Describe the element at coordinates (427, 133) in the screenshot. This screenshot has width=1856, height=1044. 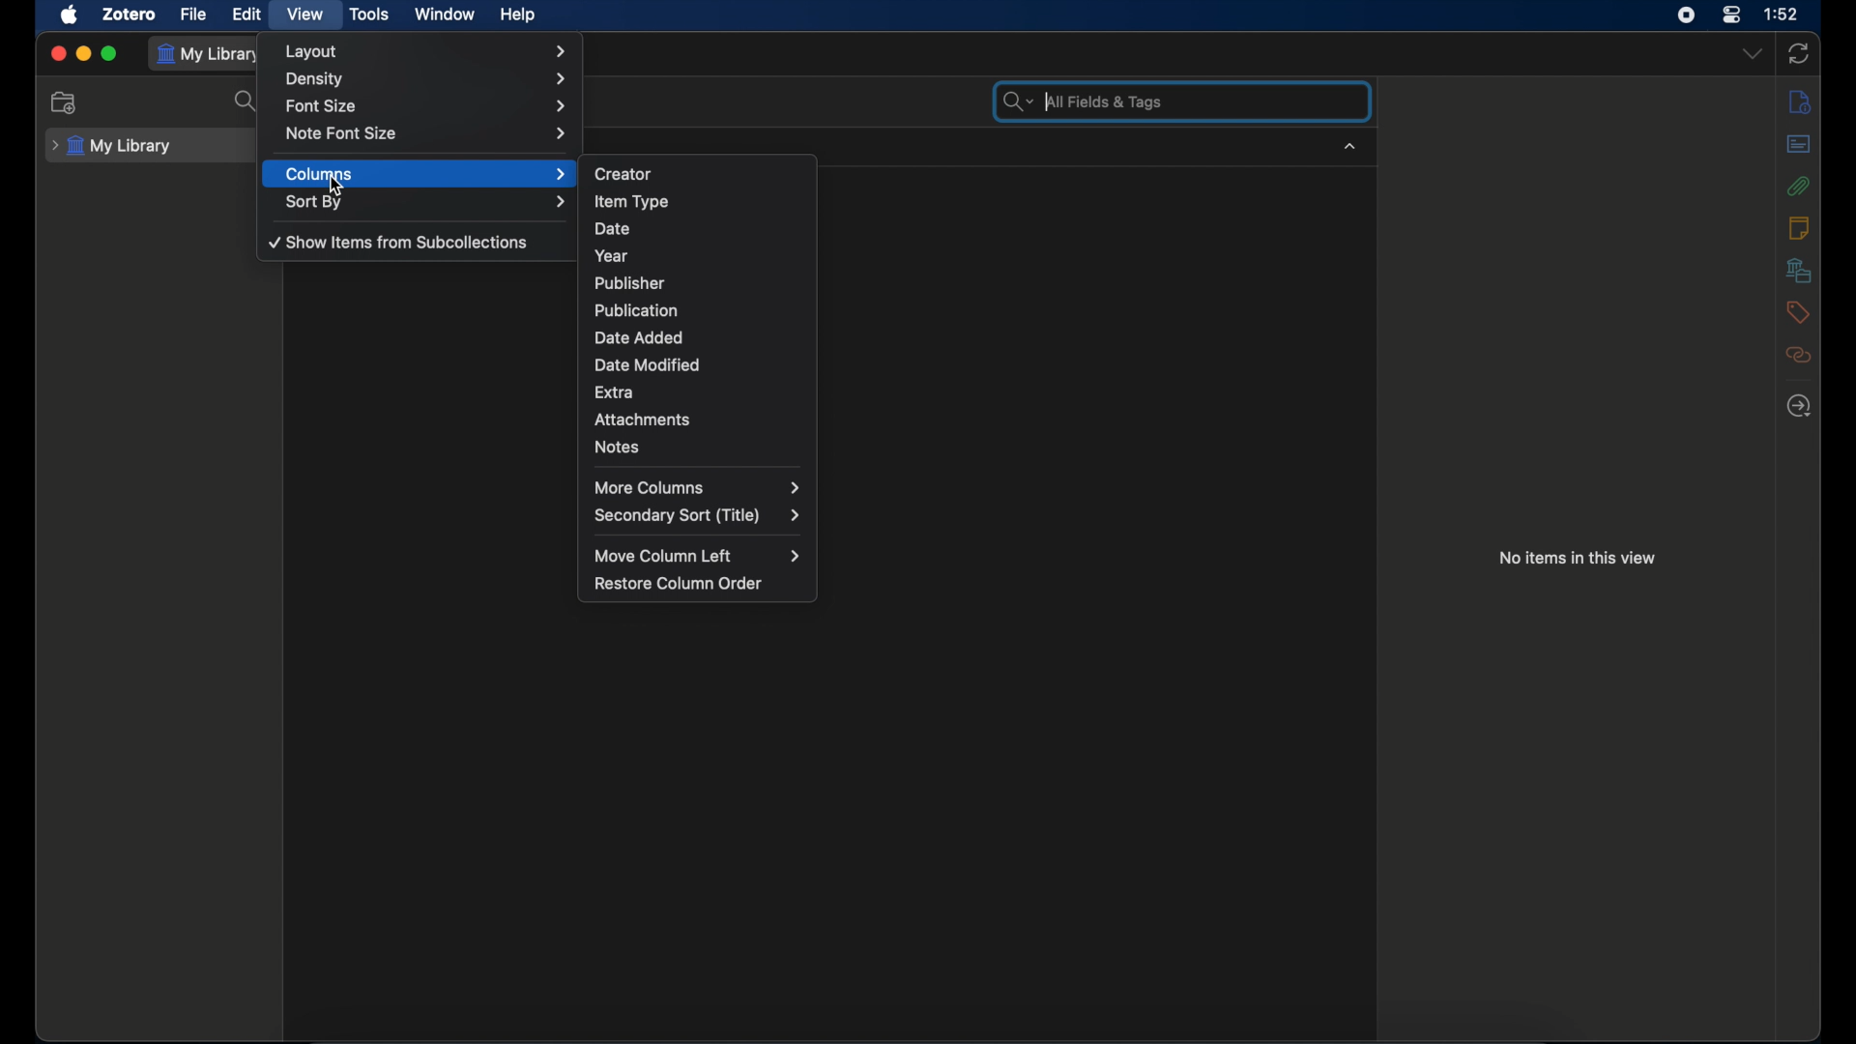
I see `note font size` at that location.